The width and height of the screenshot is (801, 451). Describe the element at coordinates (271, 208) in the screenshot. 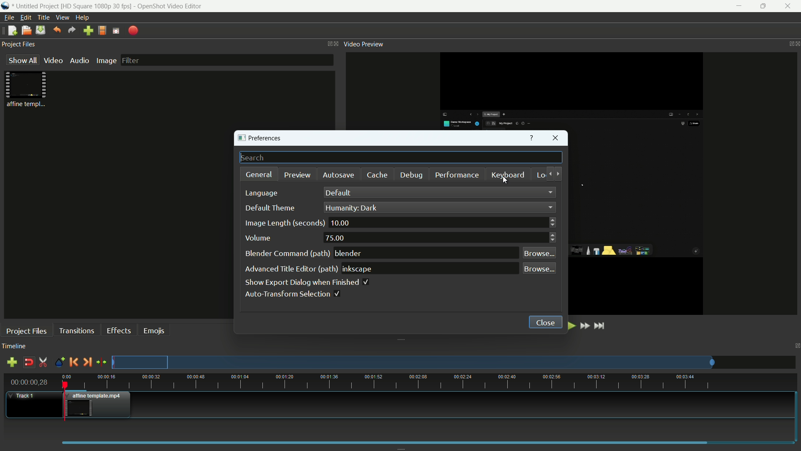

I see `default theme` at that location.